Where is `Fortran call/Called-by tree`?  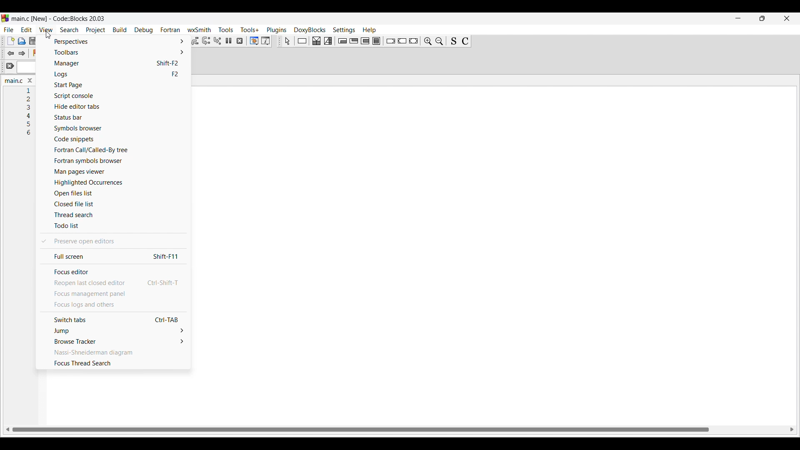 Fortran call/Called-by tree is located at coordinates (114, 150).